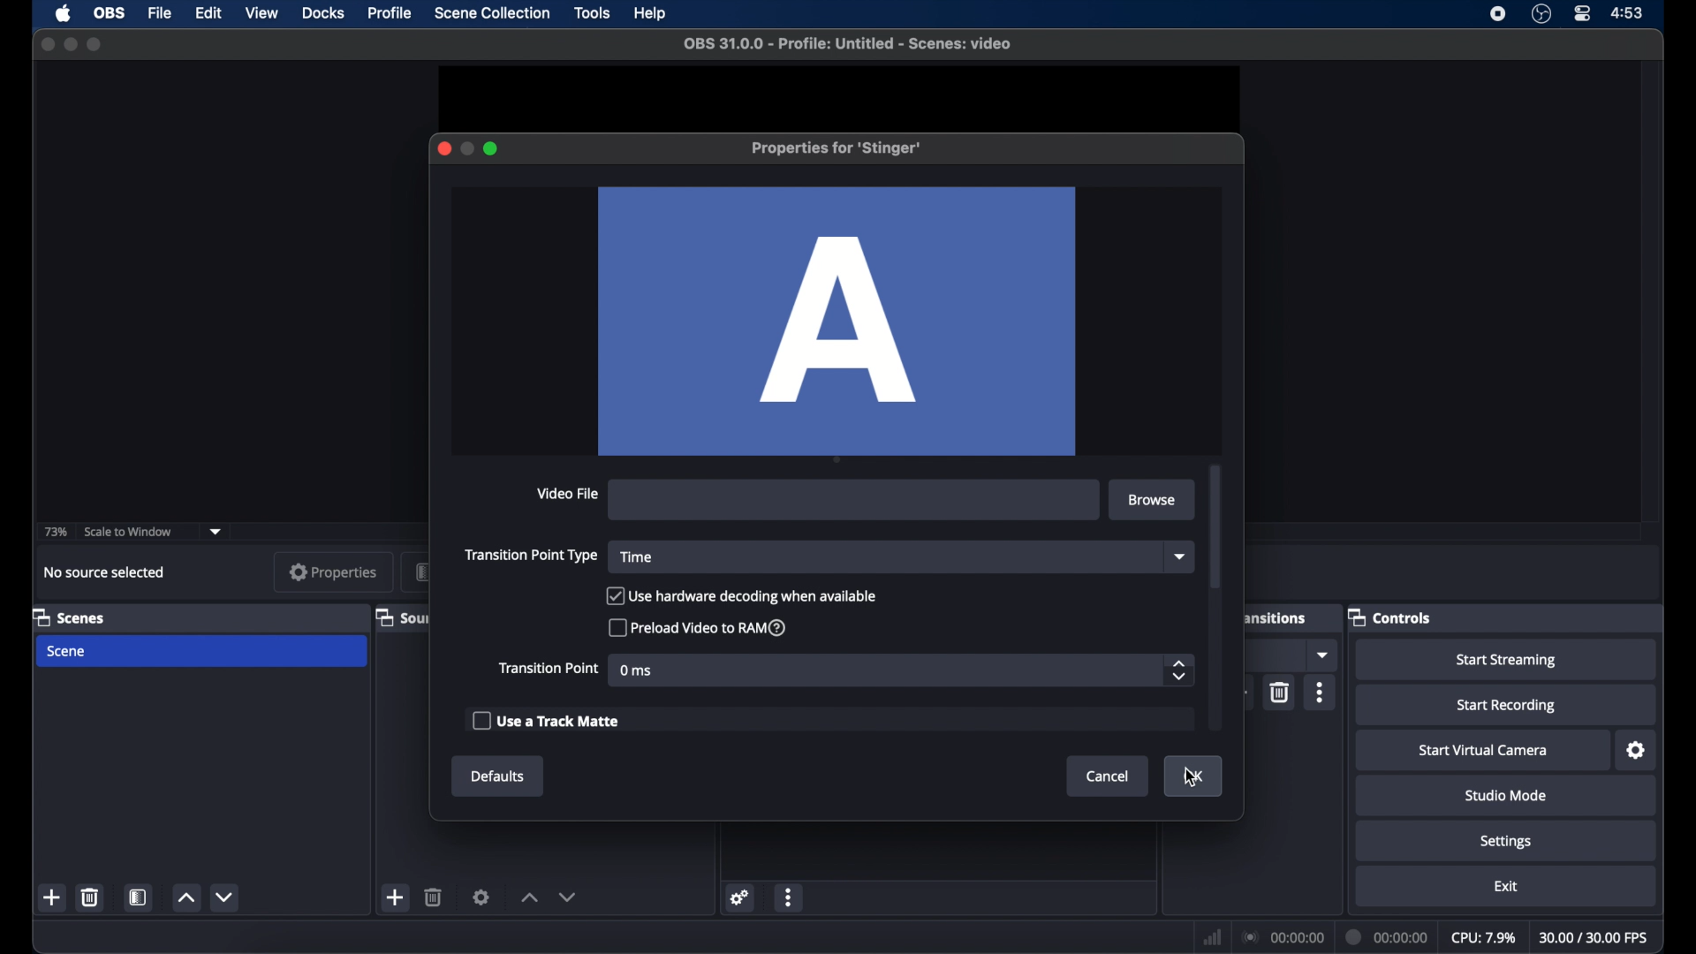 The width and height of the screenshot is (1696, 954). I want to click on scene transitions, so click(1277, 617).